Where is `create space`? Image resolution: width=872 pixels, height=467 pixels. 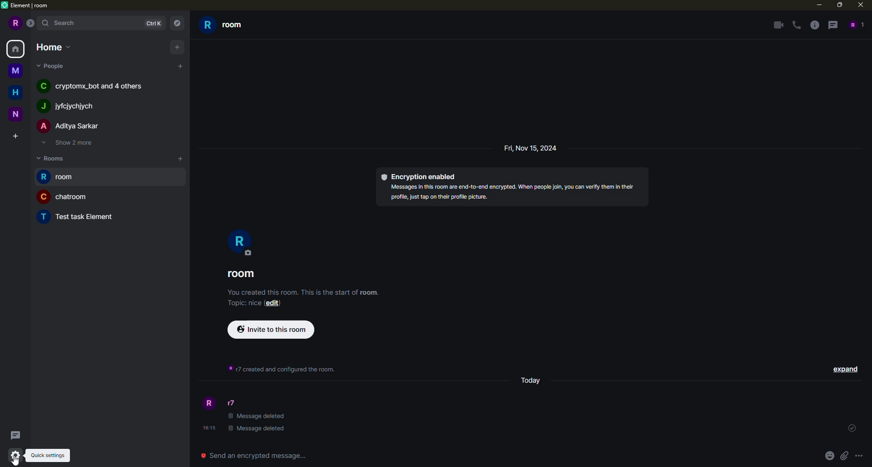 create space is located at coordinates (15, 137).